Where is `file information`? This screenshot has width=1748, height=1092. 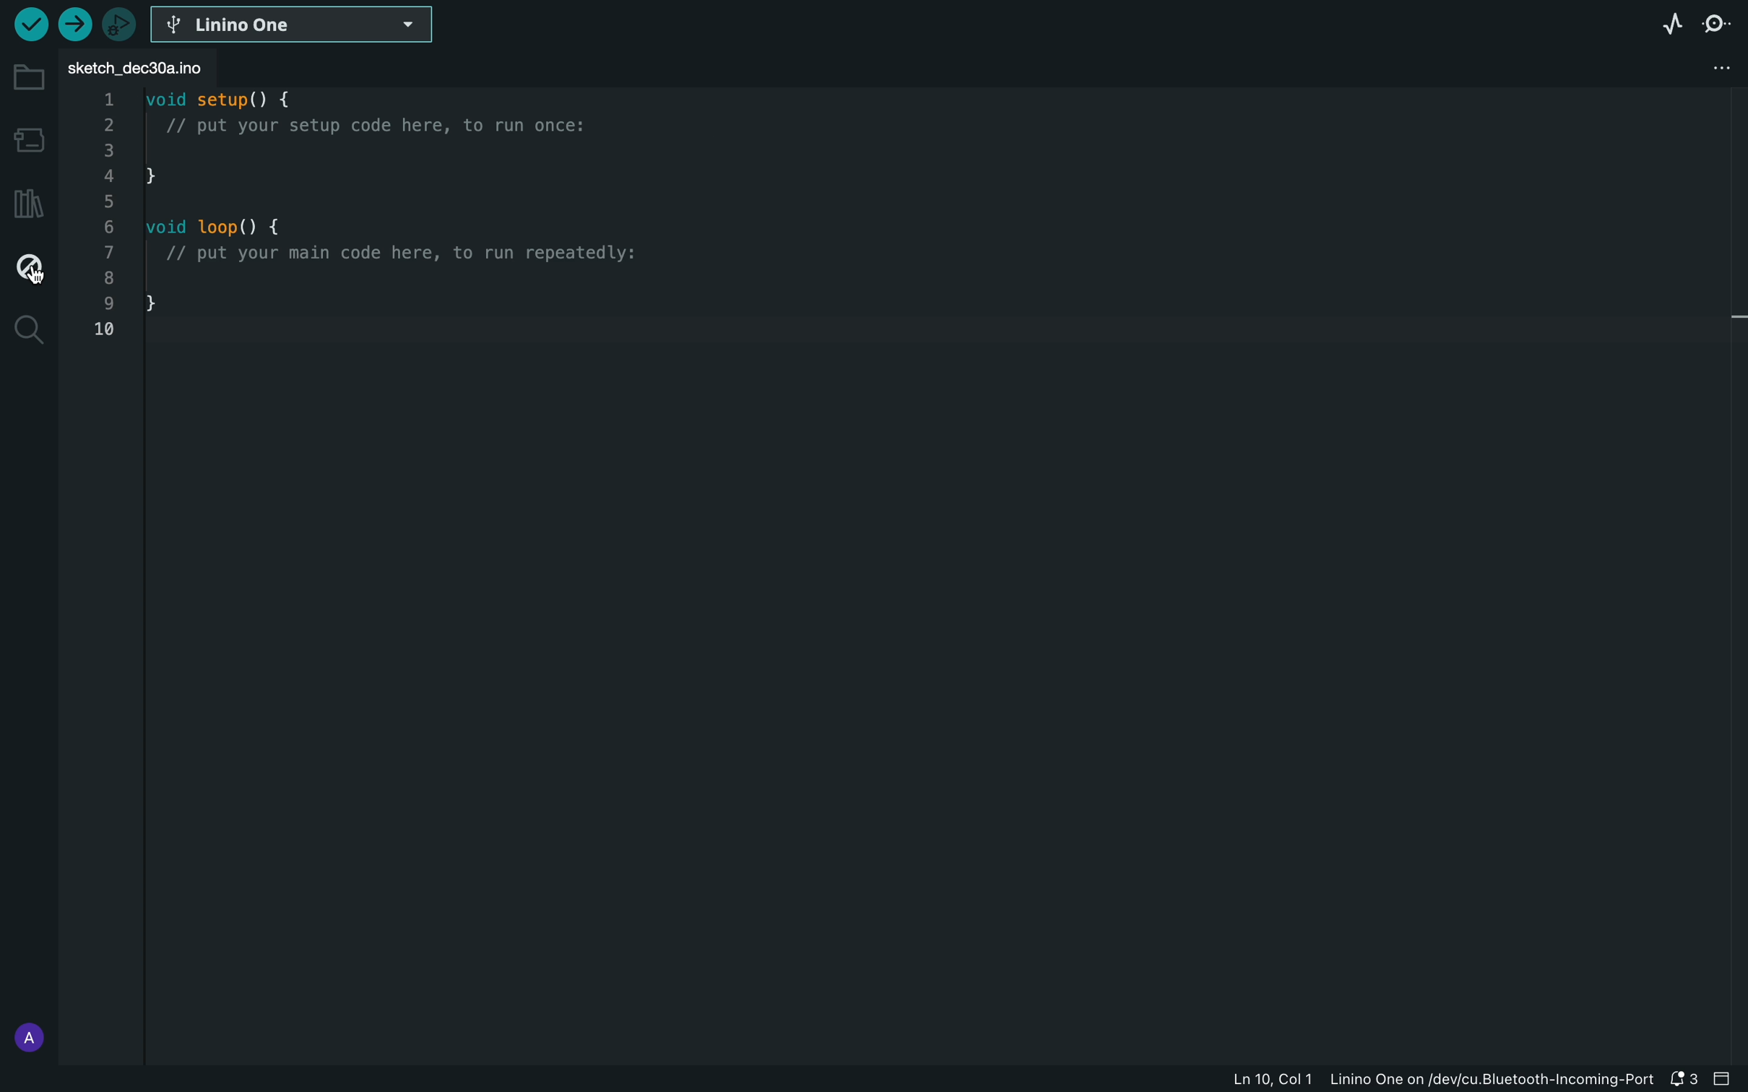 file information is located at coordinates (1437, 1081).